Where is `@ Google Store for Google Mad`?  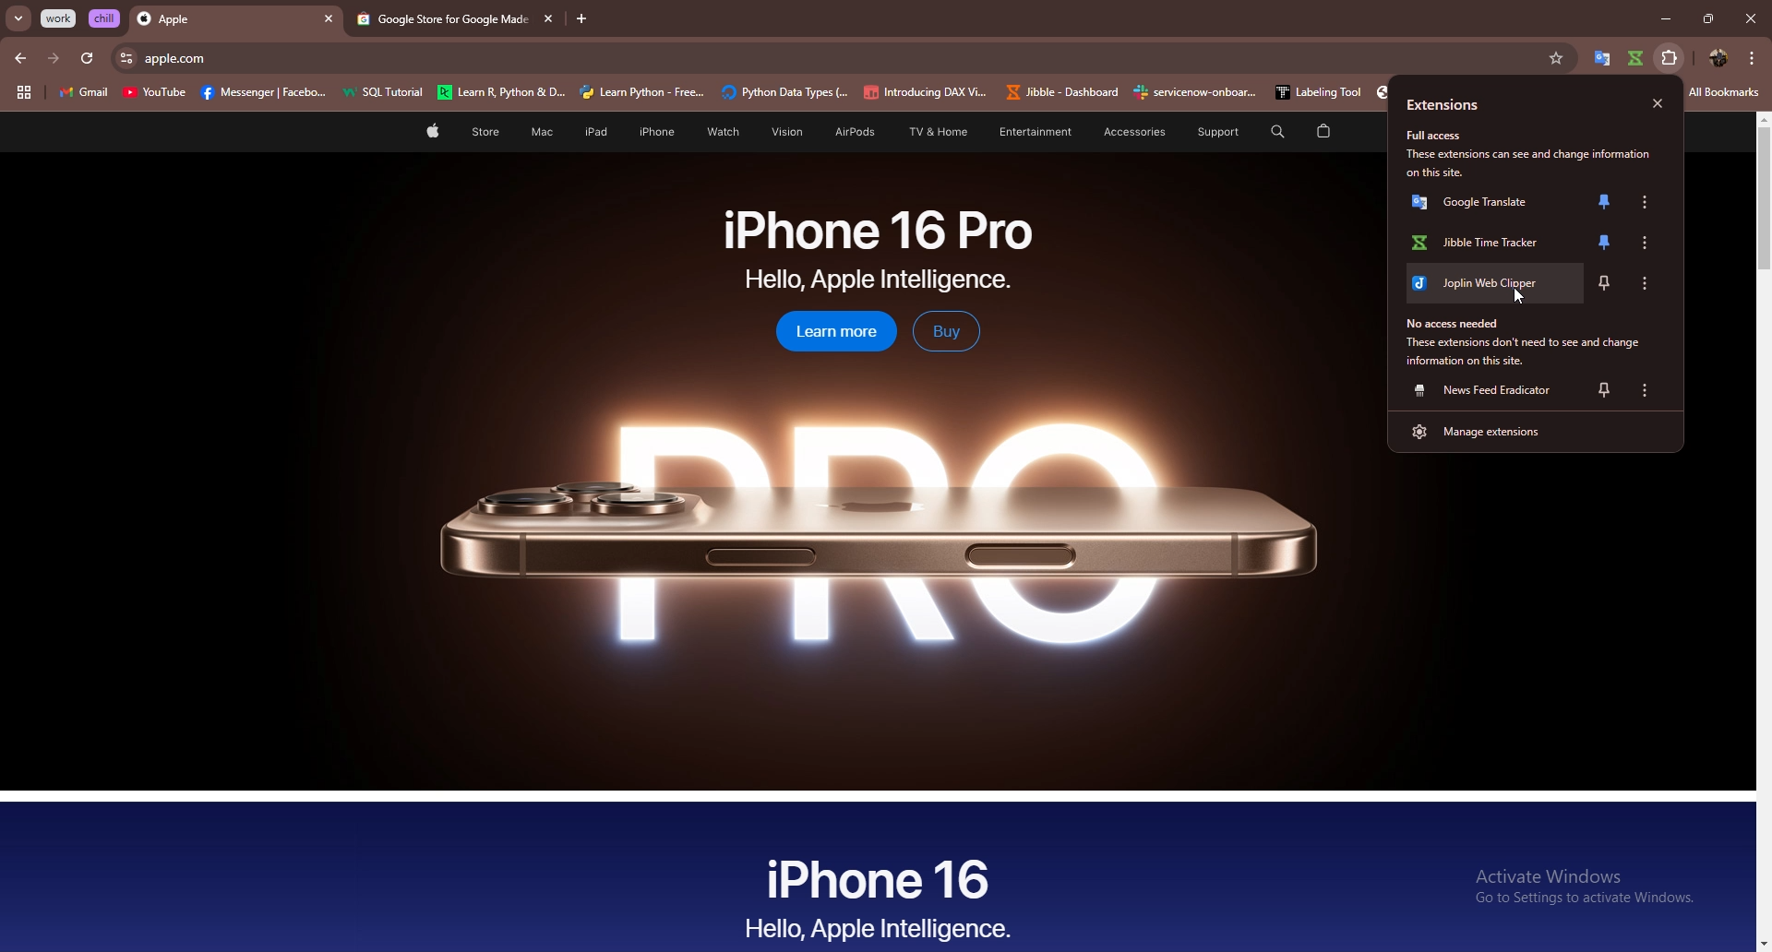 @ Google Store for Google Mad is located at coordinates (438, 20).